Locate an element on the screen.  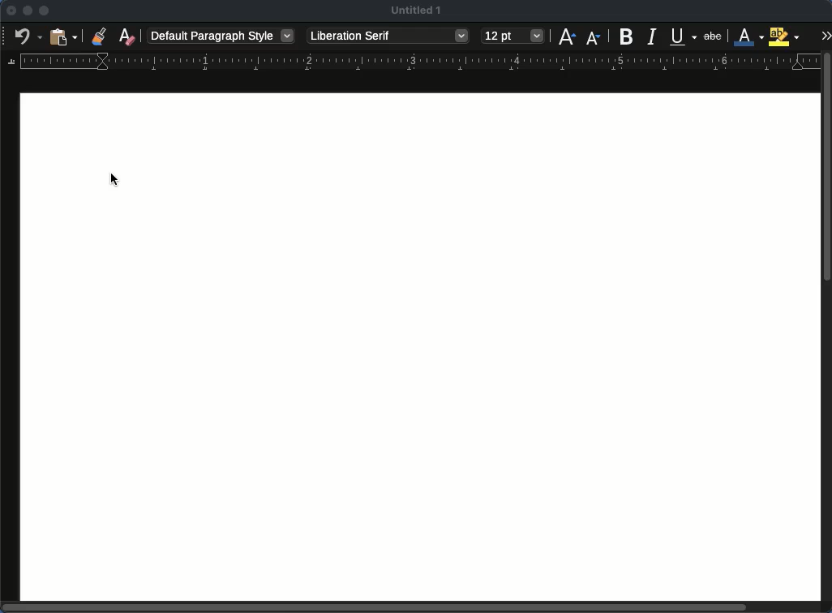
clear formatting is located at coordinates (128, 35).